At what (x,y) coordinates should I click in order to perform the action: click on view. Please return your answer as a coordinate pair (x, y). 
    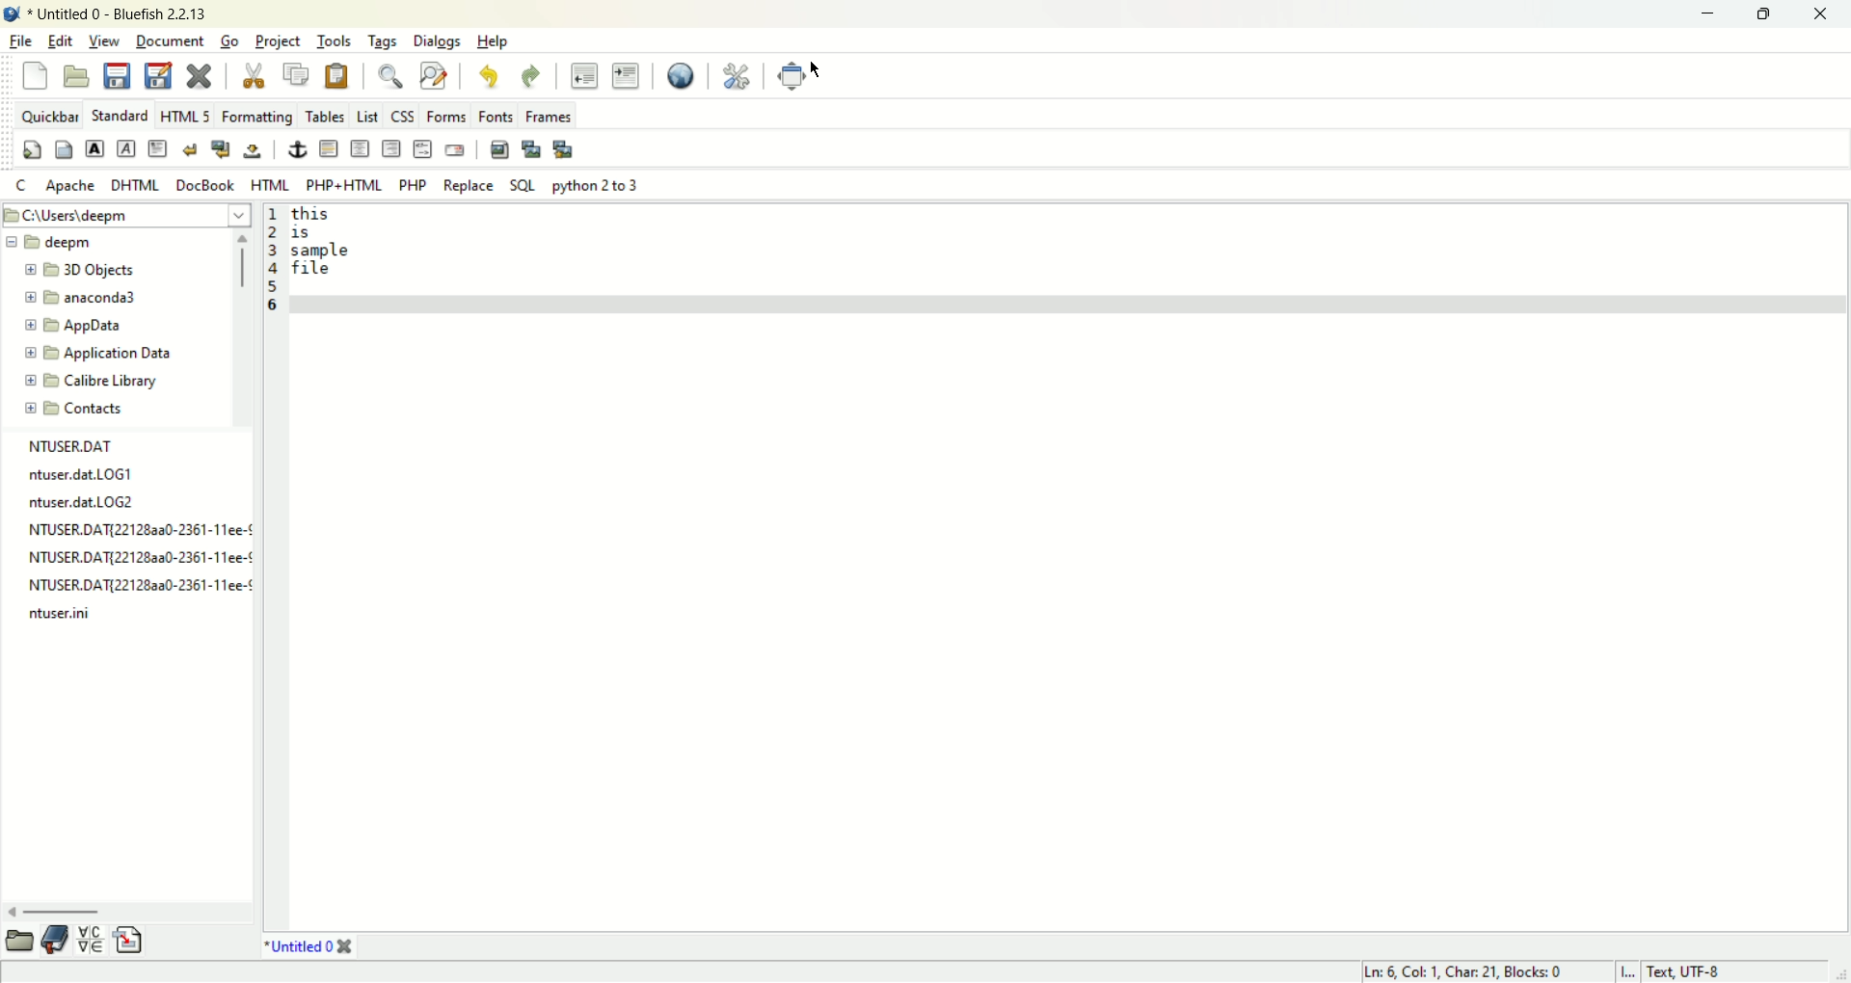
    Looking at the image, I should click on (105, 40).